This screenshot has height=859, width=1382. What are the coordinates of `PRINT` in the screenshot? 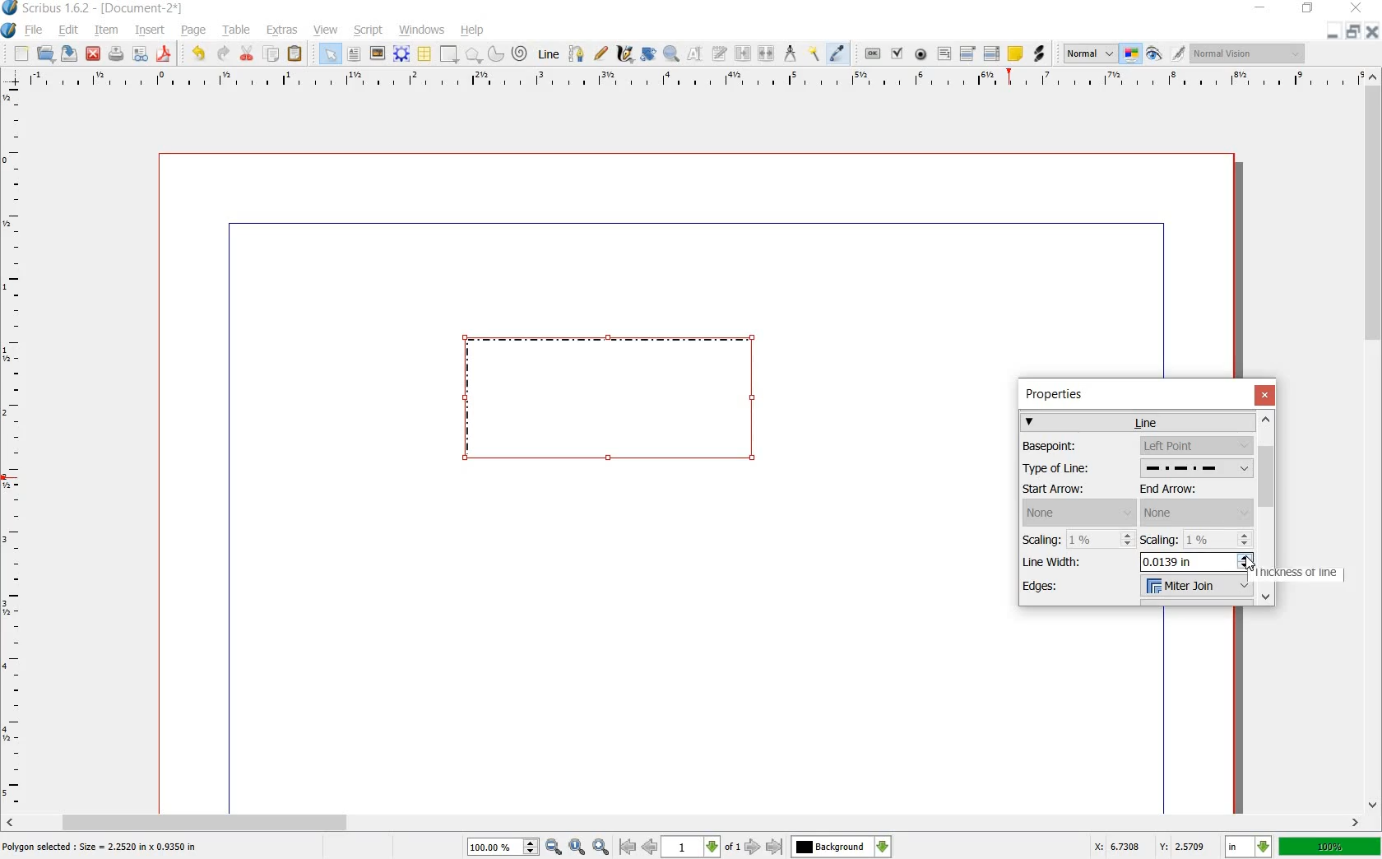 It's located at (116, 54).